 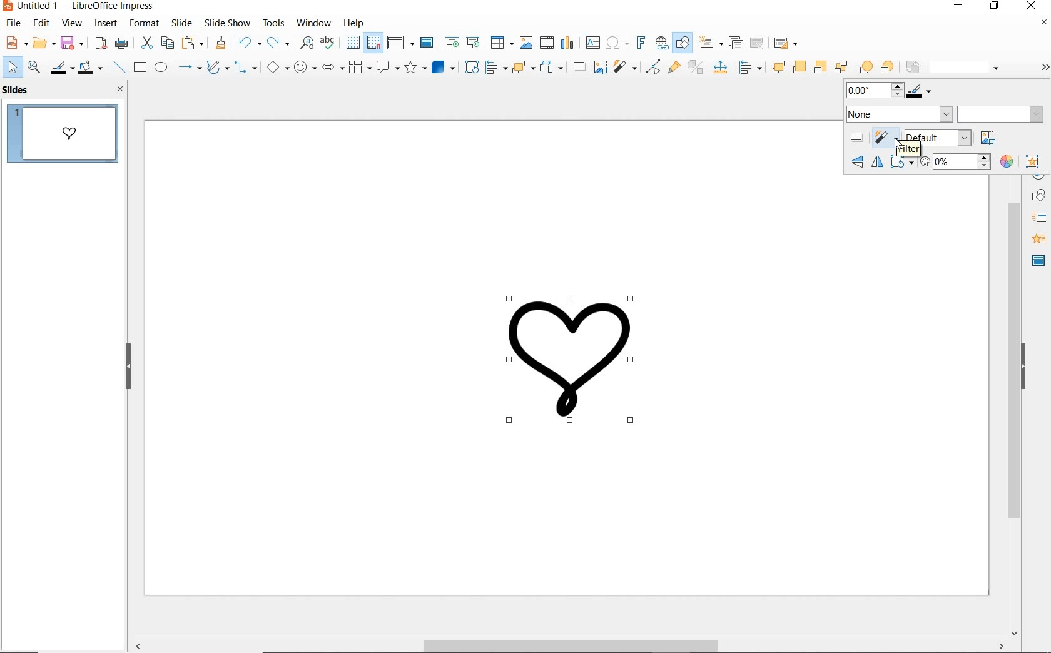 What do you see at coordinates (651, 68) in the screenshot?
I see `toggle point edit mode` at bounding box center [651, 68].